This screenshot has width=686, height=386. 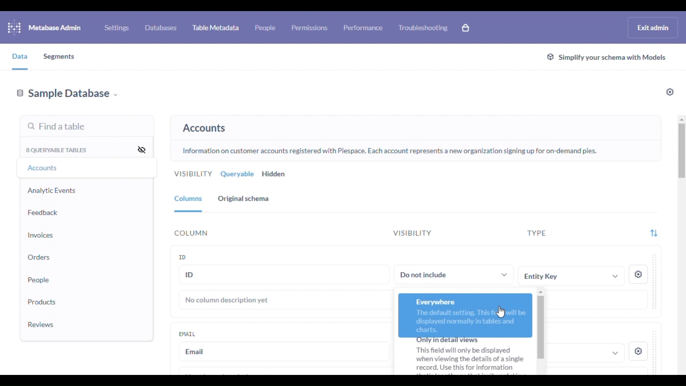 What do you see at coordinates (216, 27) in the screenshot?
I see `table metadata` at bounding box center [216, 27].